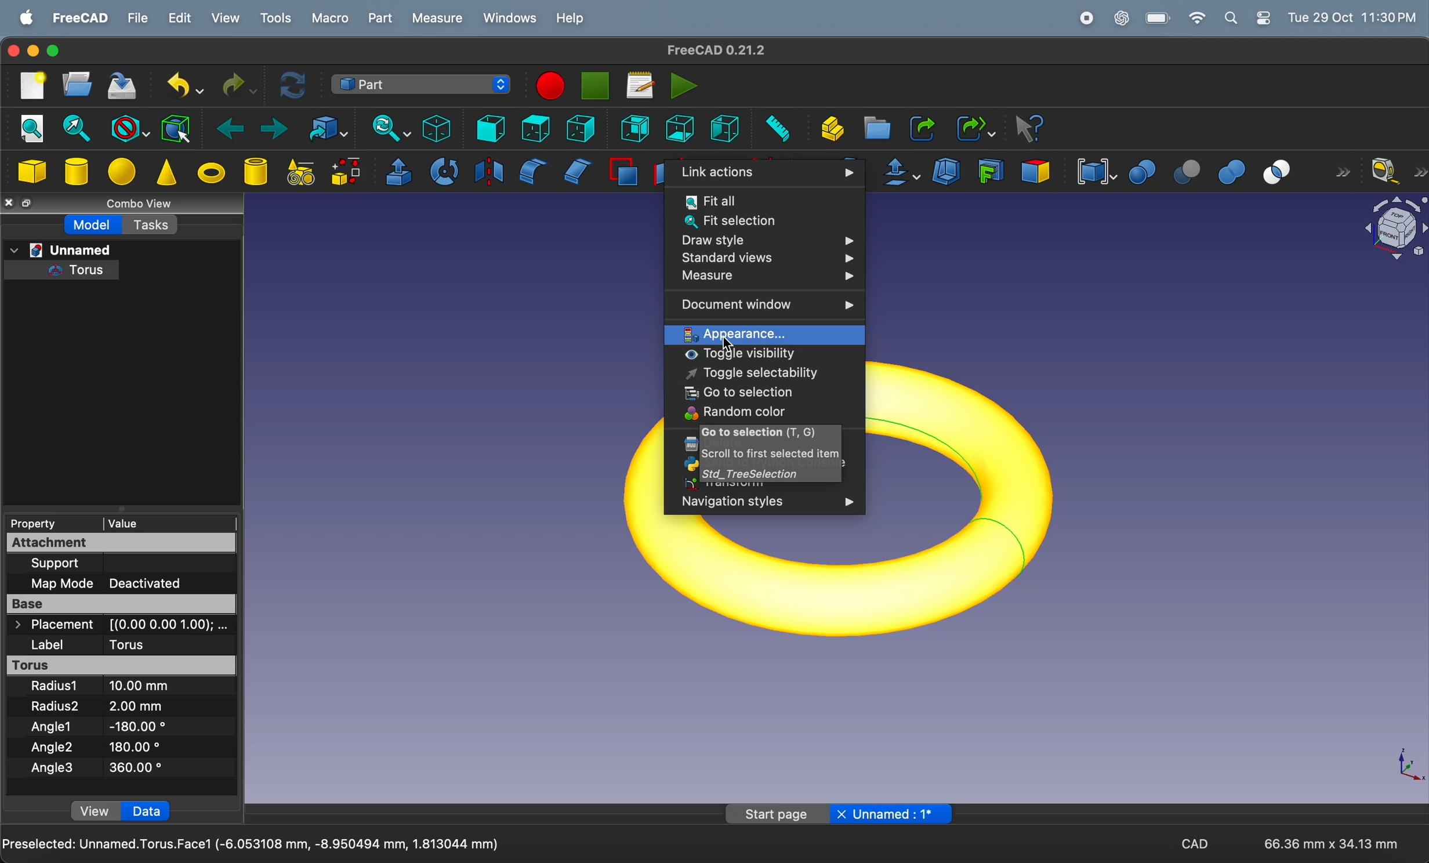 The image size is (1429, 863). I want to click on maximize, so click(53, 51).